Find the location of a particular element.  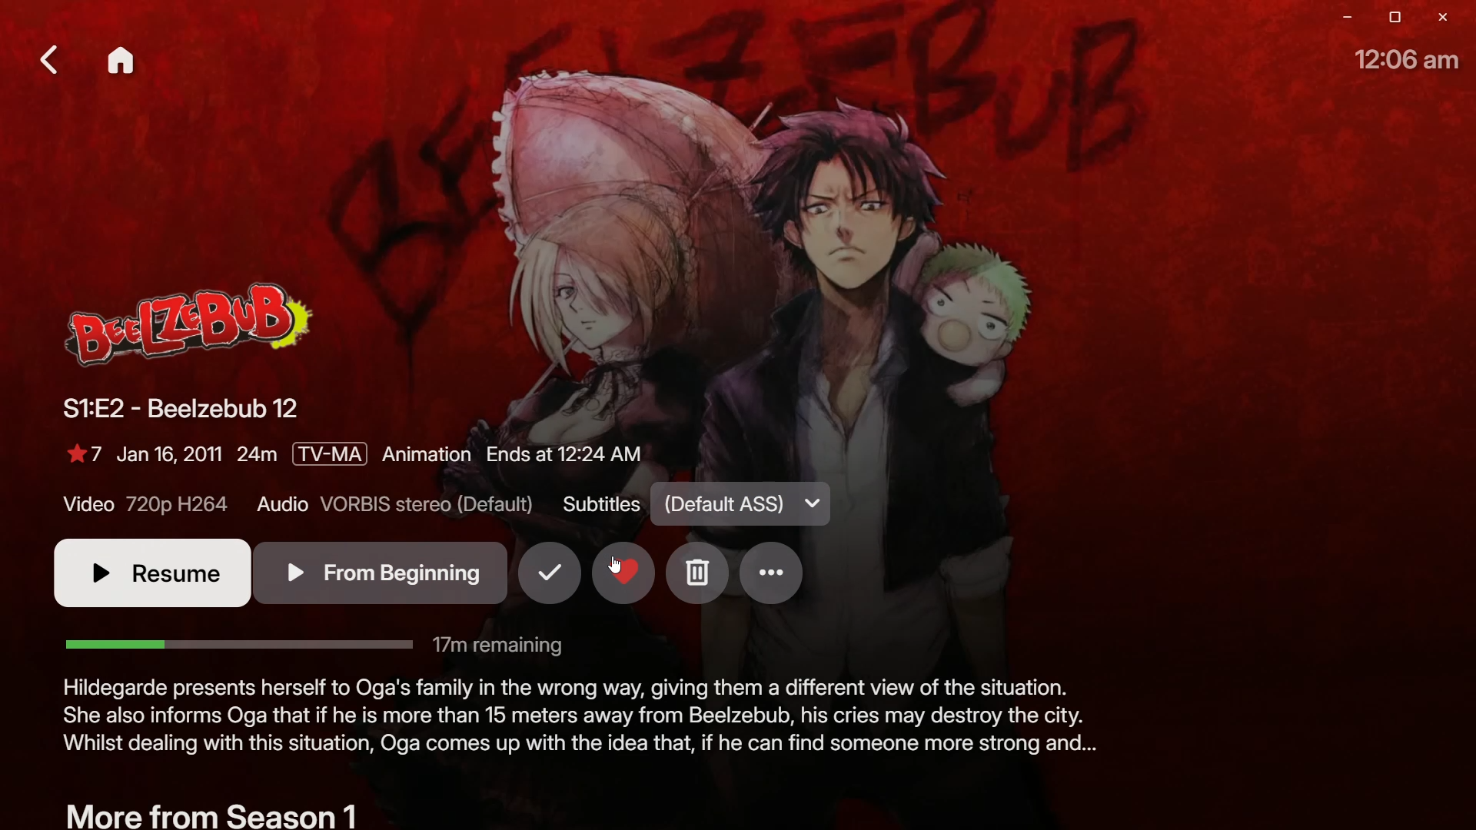

Close is located at coordinates (1445, 19).